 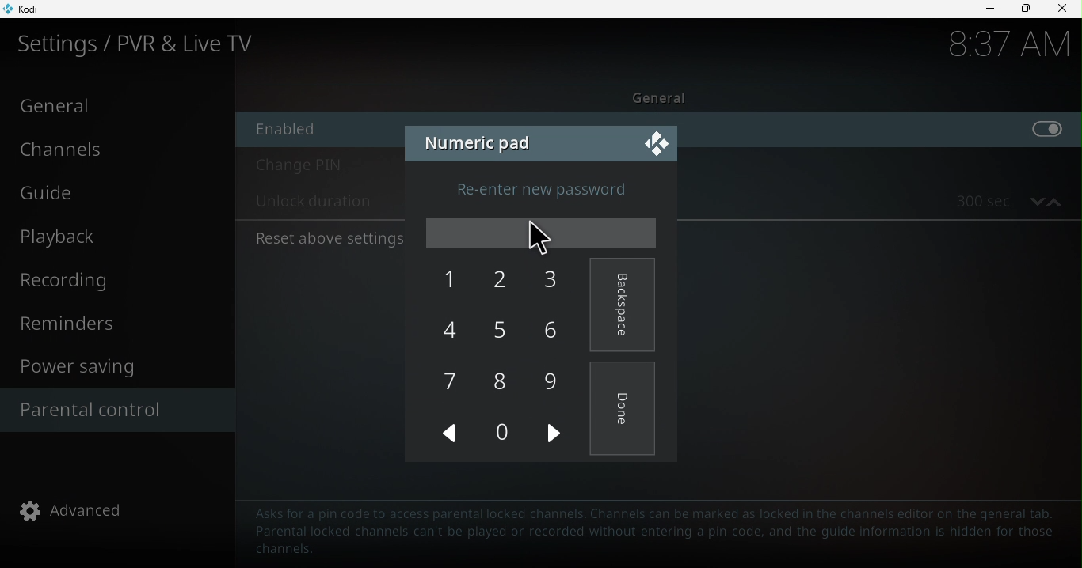 I want to click on Channels, so click(x=112, y=148).